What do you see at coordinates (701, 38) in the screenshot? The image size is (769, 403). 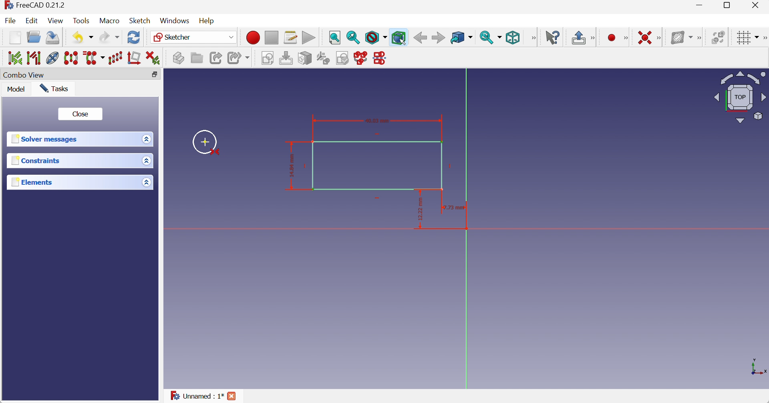 I see `[Sketcher B-spline tools]` at bounding box center [701, 38].